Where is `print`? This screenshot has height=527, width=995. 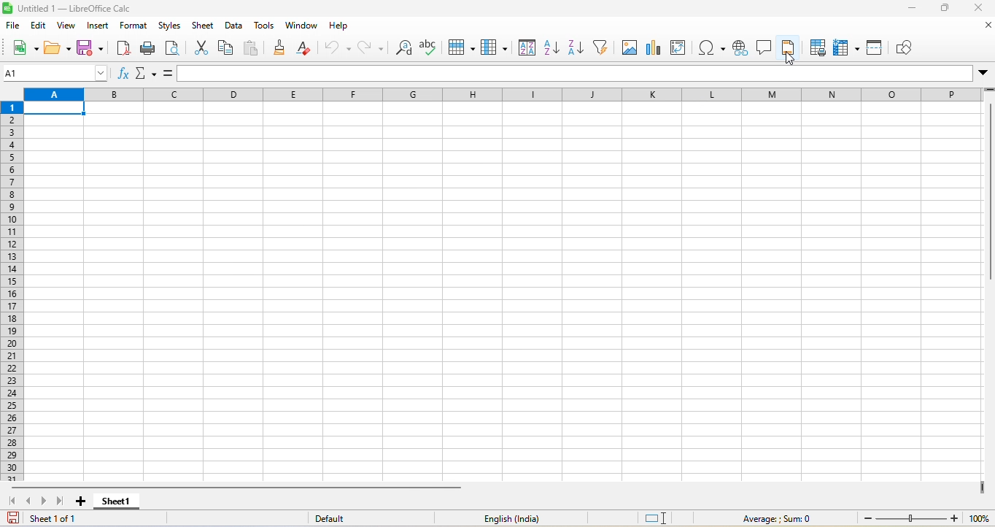
print is located at coordinates (150, 50).